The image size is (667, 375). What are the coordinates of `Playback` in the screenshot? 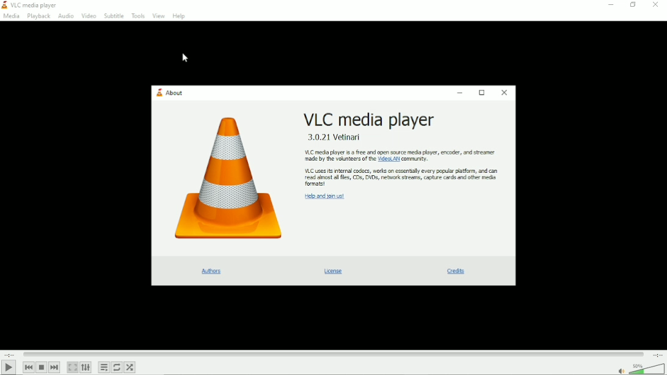 It's located at (38, 16).